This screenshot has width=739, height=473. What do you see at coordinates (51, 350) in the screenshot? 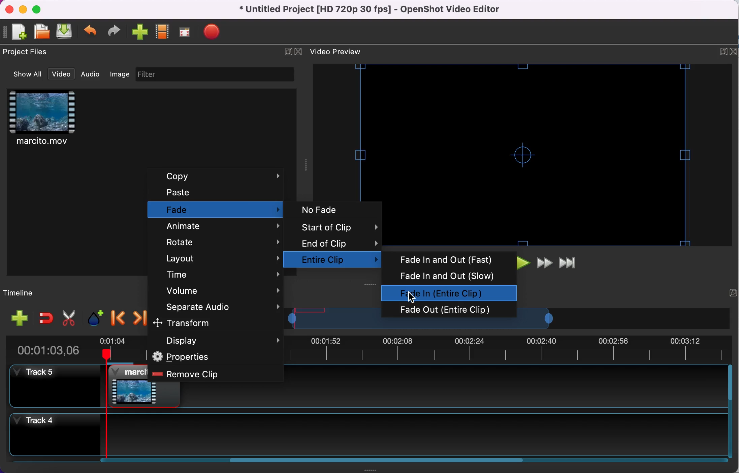
I see `duration` at bounding box center [51, 350].